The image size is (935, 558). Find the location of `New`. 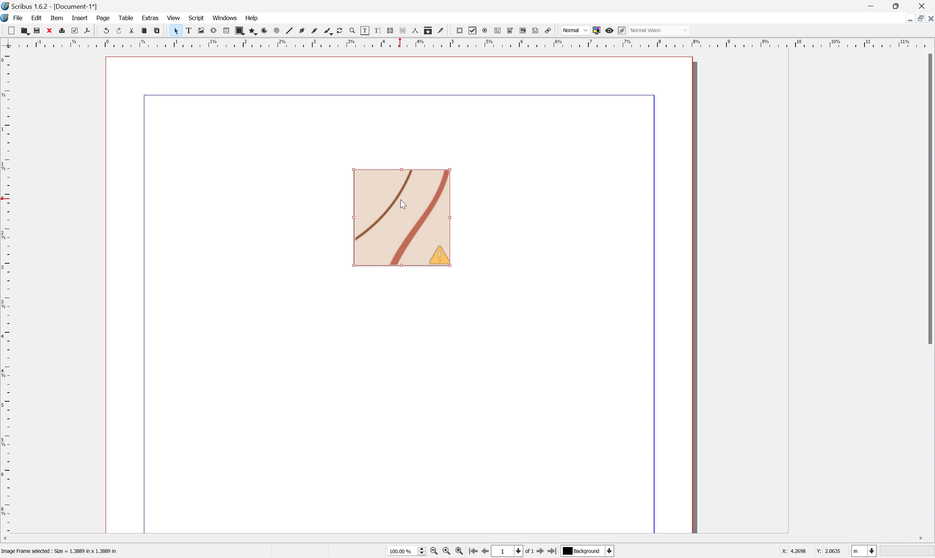

New is located at coordinates (25, 32).